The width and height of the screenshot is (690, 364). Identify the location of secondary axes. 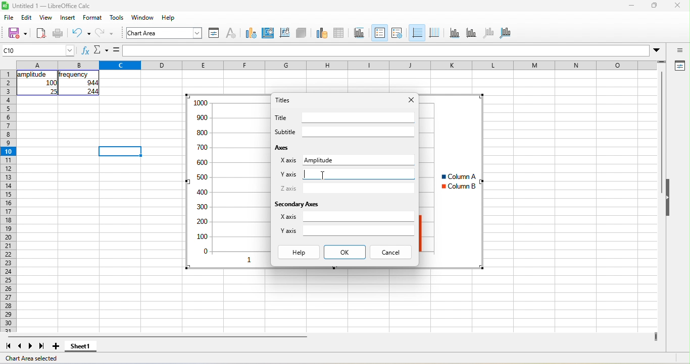
(296, 204).